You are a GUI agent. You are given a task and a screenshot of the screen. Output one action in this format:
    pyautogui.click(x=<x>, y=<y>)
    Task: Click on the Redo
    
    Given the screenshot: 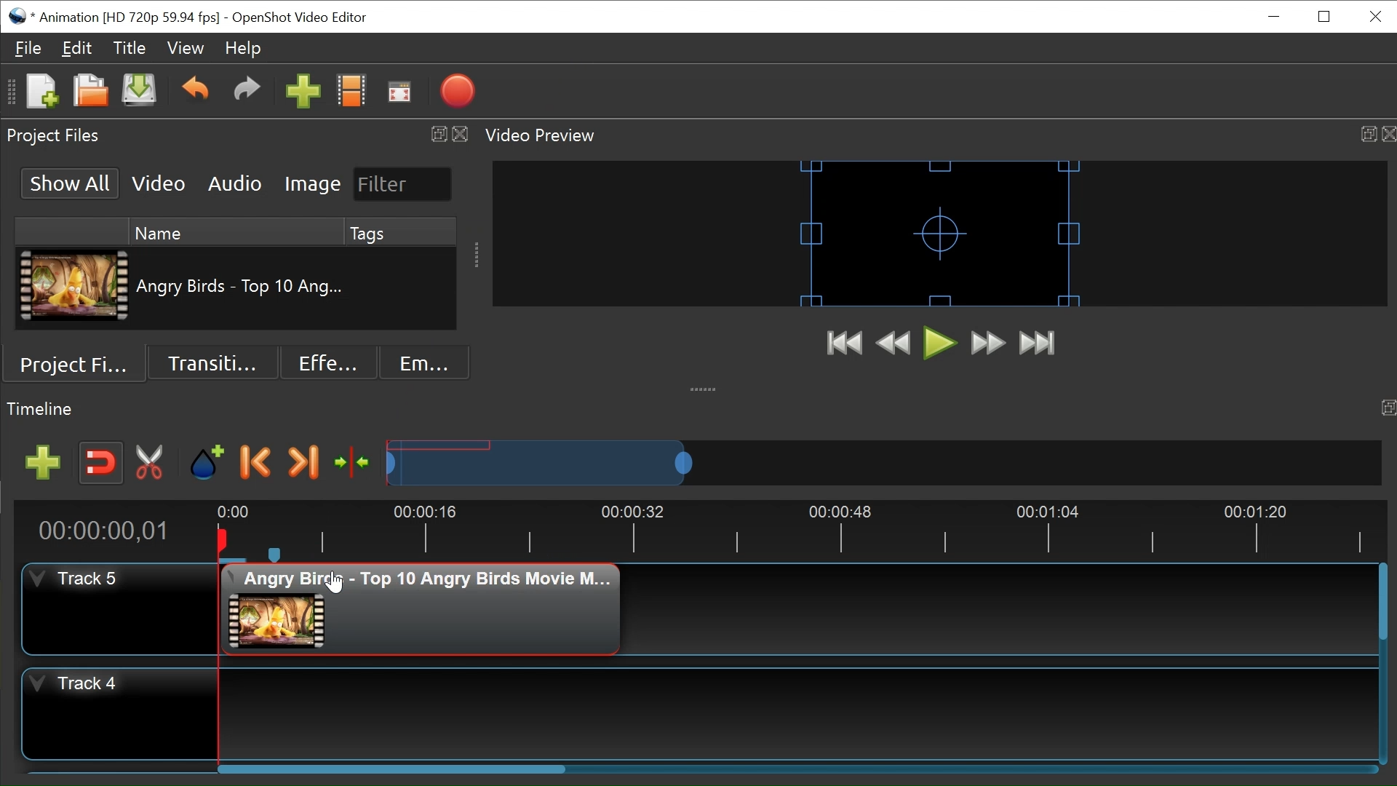 What is the action you would take?
    pyautogui.click(x=247, y=95)
    